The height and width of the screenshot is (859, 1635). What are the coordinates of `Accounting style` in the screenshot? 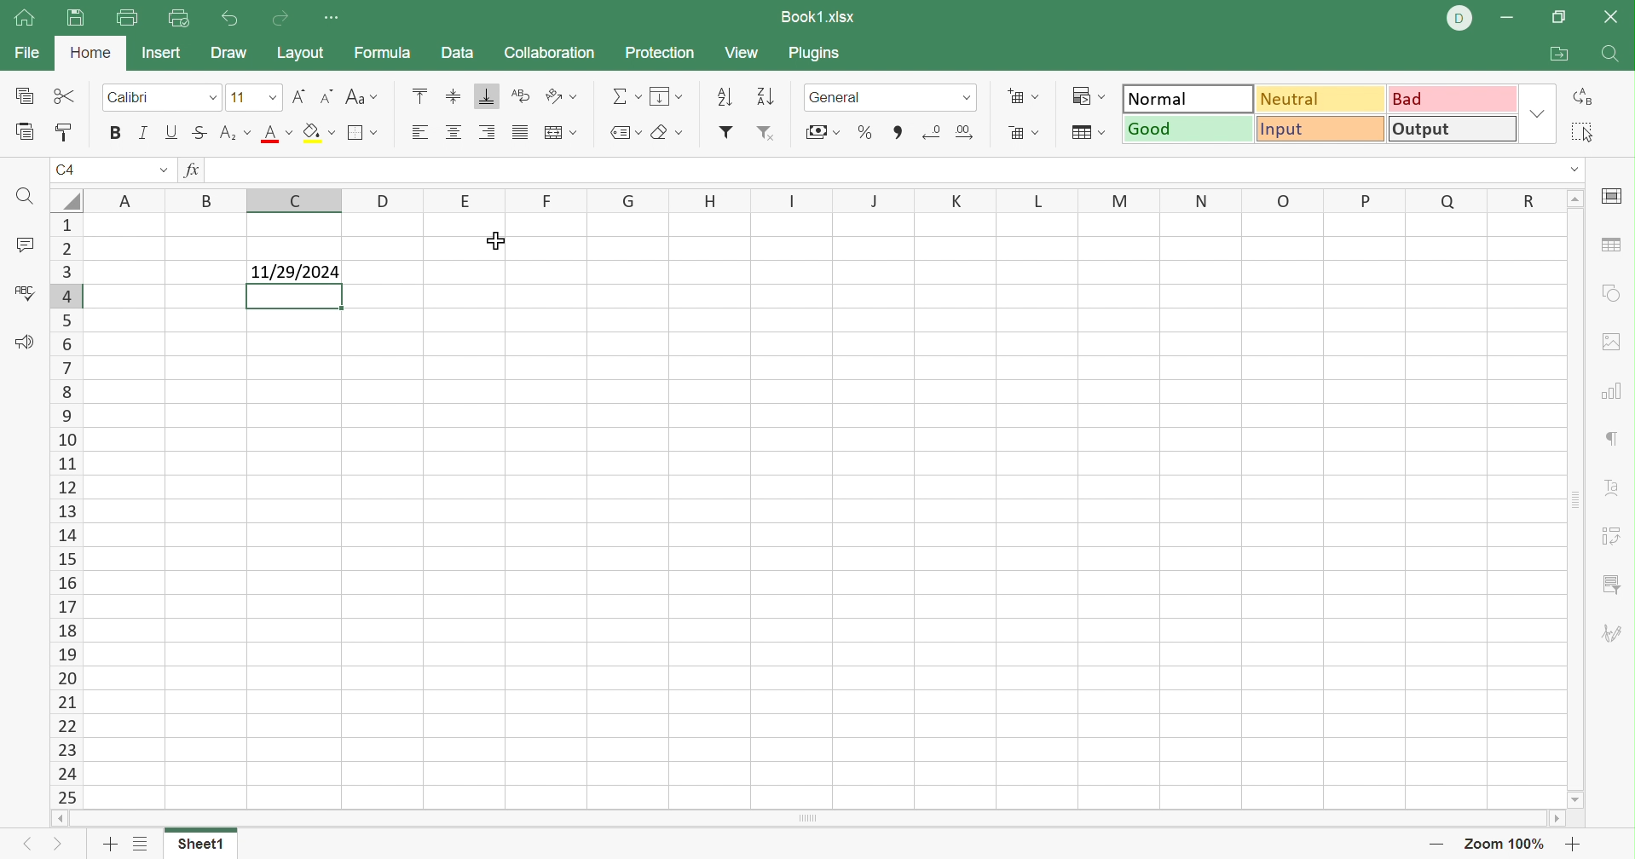 It's located at (821, 132).